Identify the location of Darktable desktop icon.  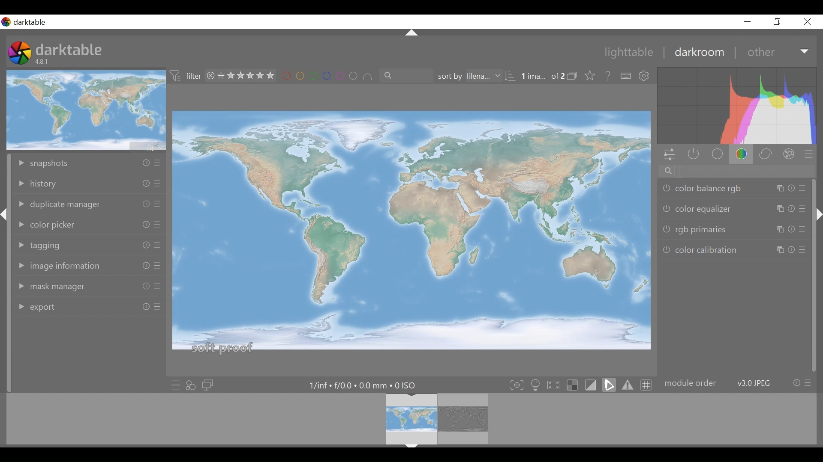
(25, 22).